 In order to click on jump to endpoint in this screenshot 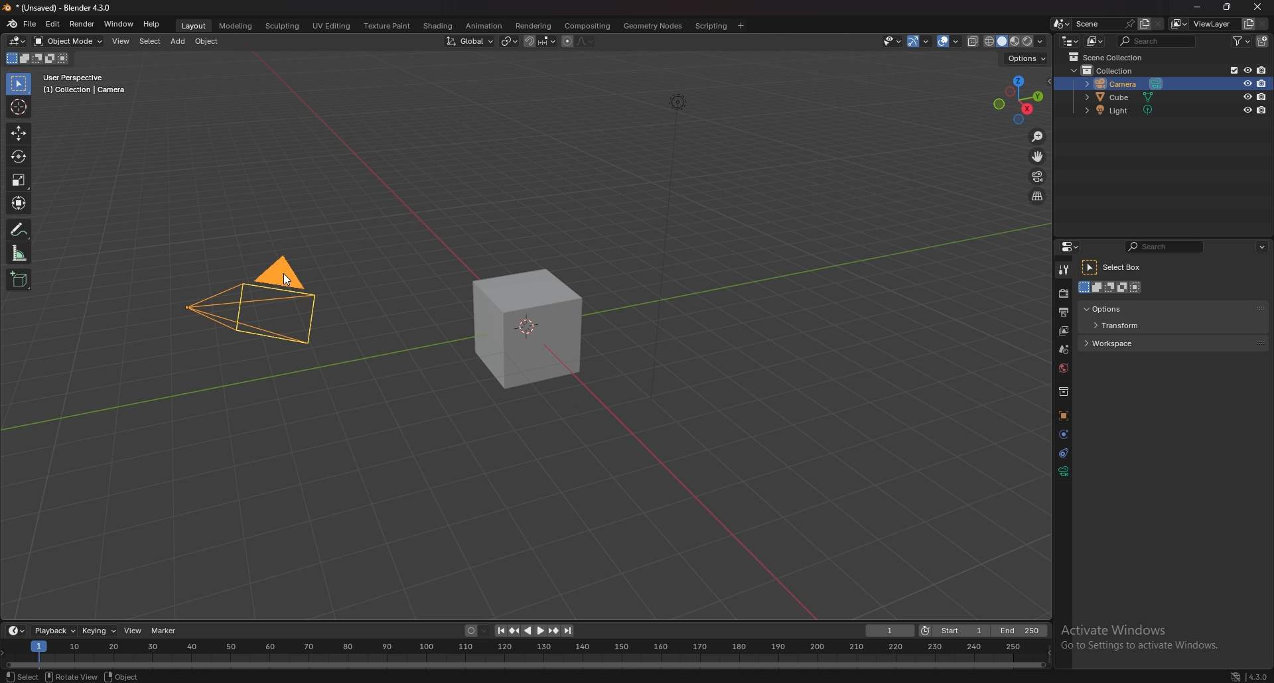, I will do `click(569, 631)`.